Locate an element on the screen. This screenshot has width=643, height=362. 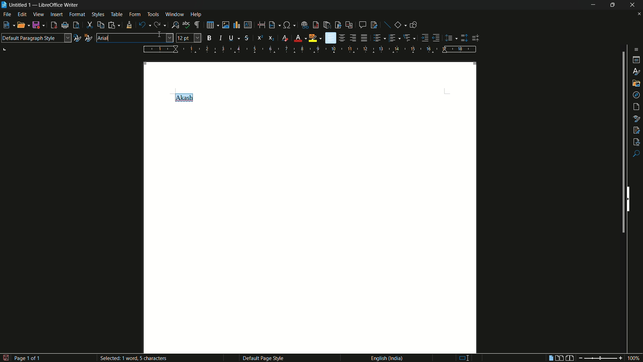
font size is located at coordinates (189, 38).